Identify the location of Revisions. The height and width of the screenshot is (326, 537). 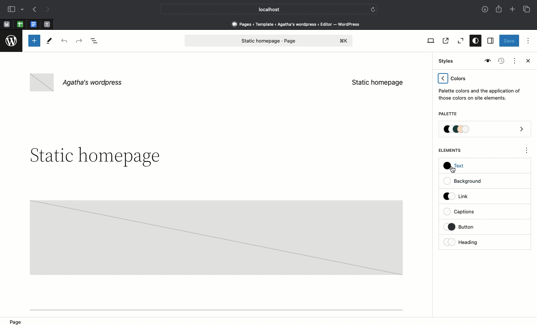
(500, 62).